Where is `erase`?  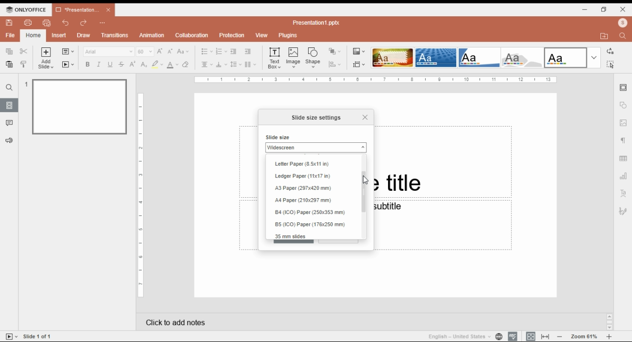 erase is located at coordinates (186, 65).